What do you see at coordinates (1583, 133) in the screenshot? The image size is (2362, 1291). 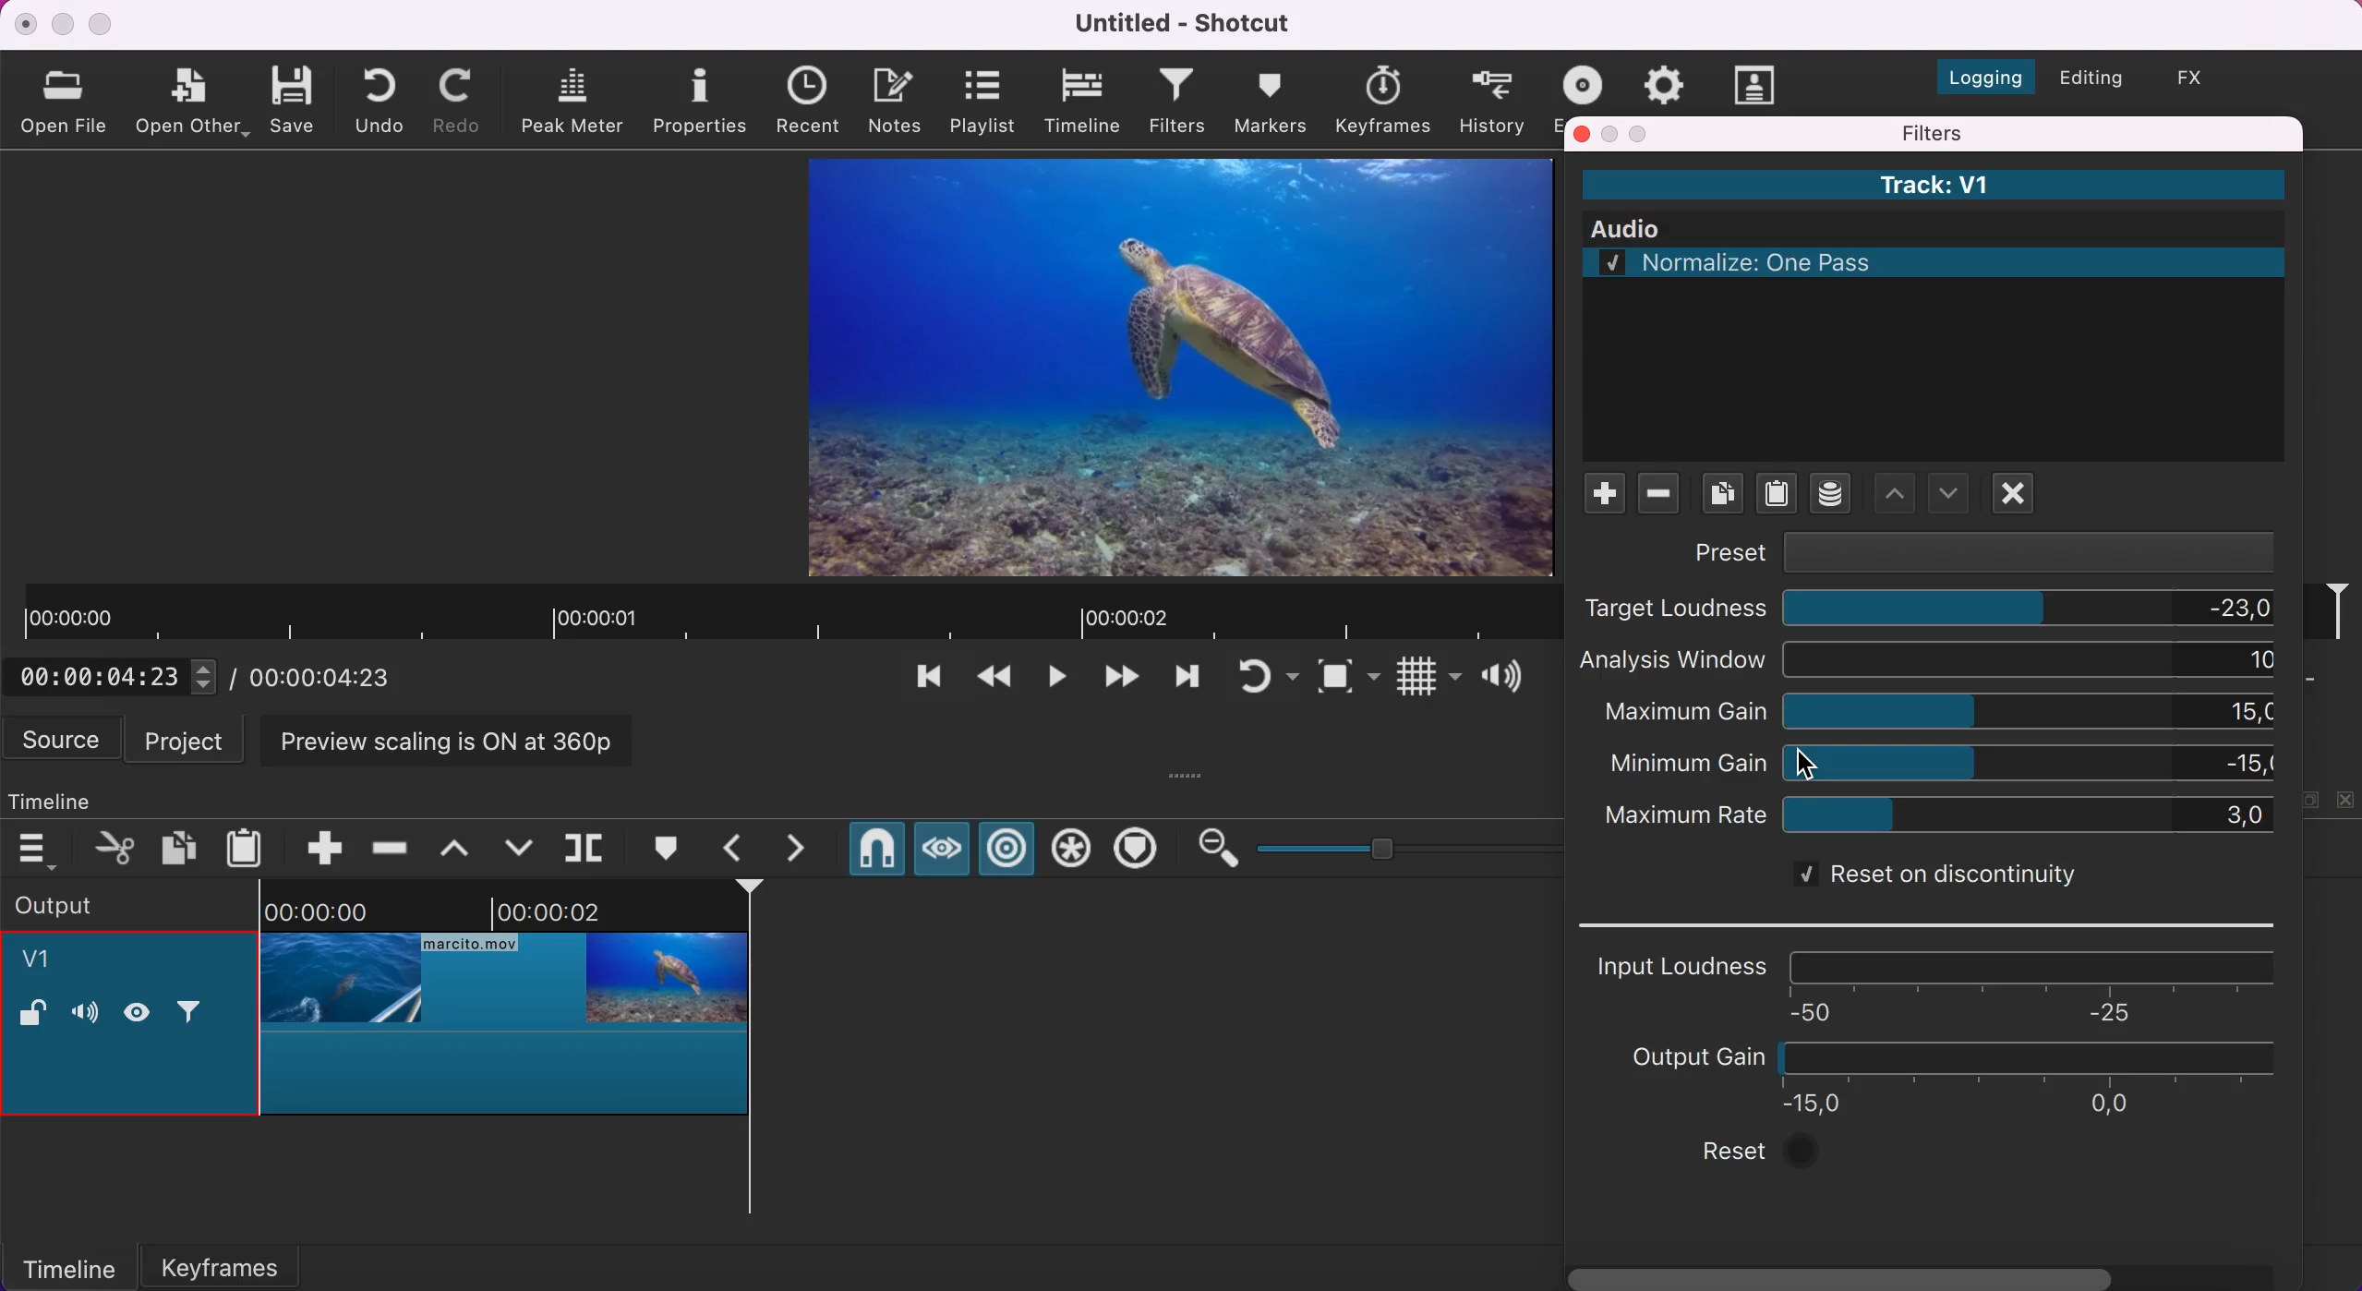 I see `close` at bounding box center [1583, 133].